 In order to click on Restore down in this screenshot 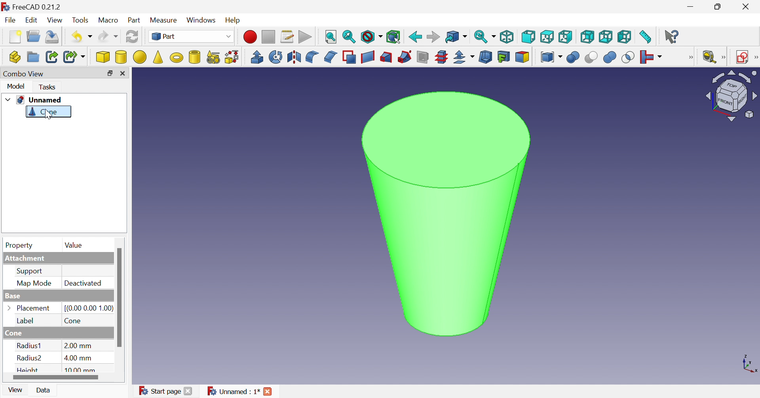, I will do `click(718, 8)`.